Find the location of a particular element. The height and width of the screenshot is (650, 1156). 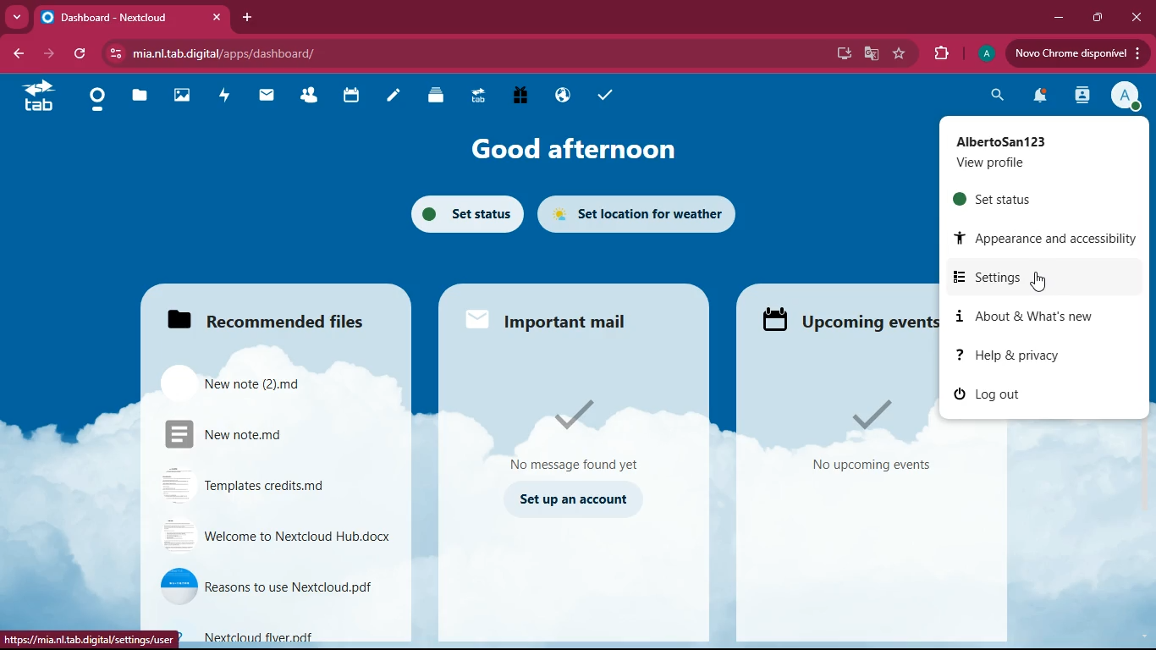

extension is located at coordinates (937, 54).